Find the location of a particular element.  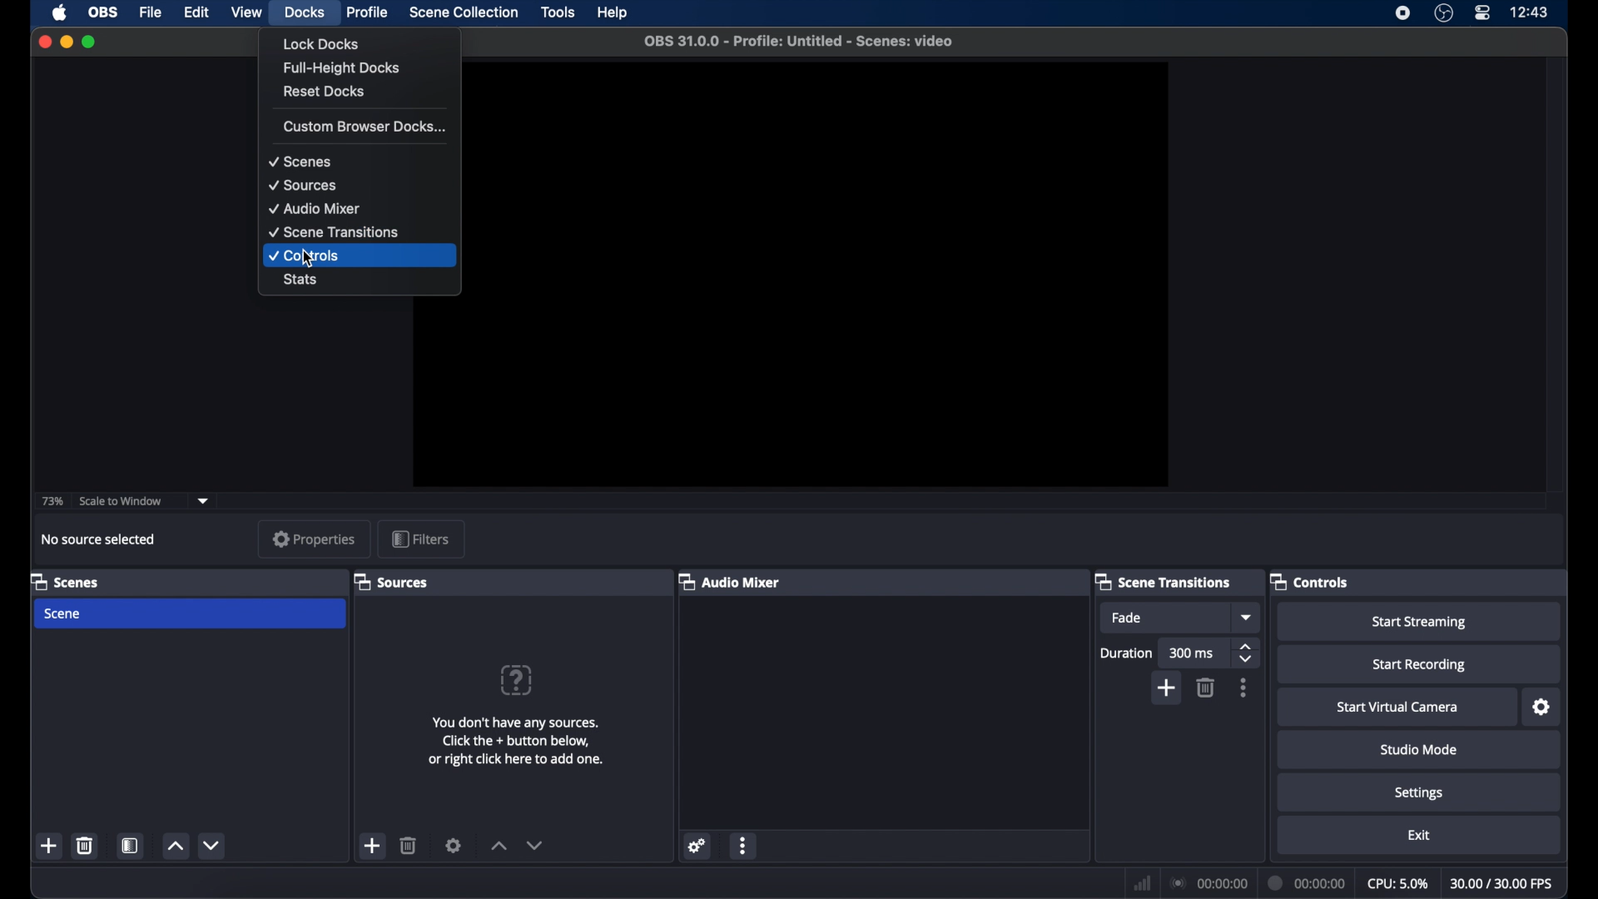

close is located at coordinates (44, 42).